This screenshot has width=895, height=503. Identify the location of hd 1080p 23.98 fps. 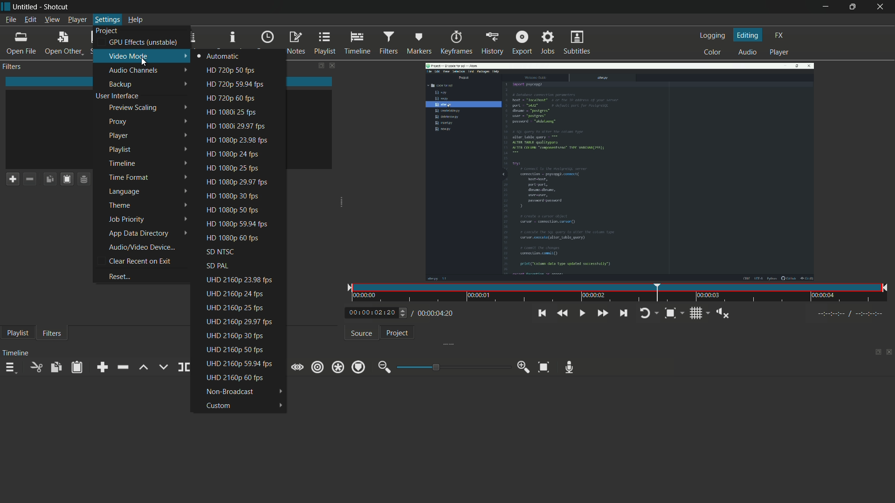
(245, 141).